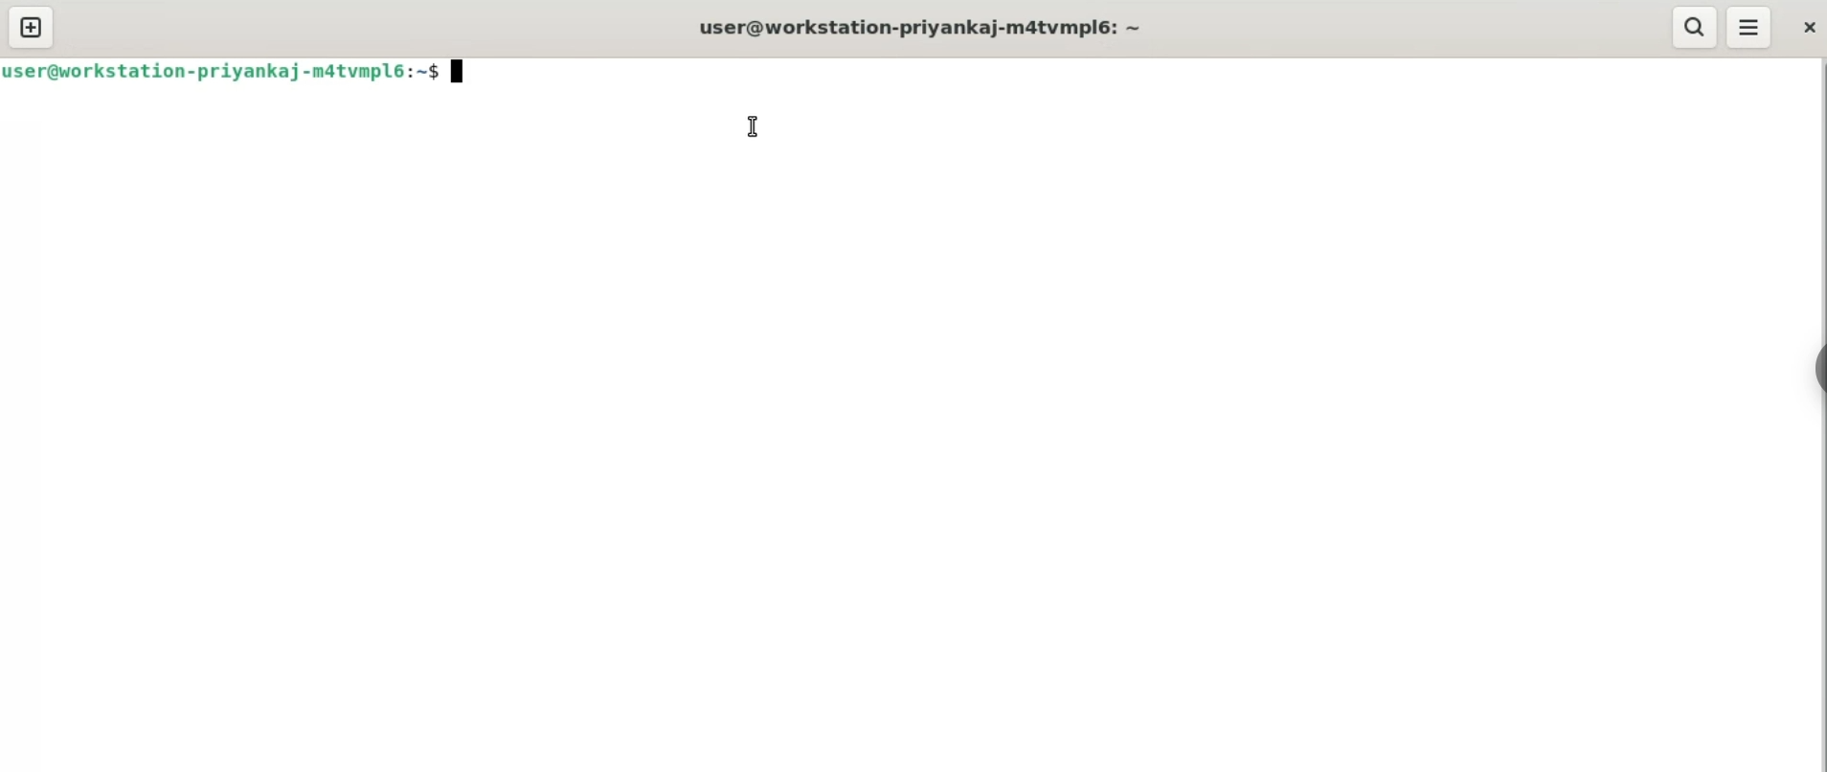  I want to click on search, so click(1692, 27).